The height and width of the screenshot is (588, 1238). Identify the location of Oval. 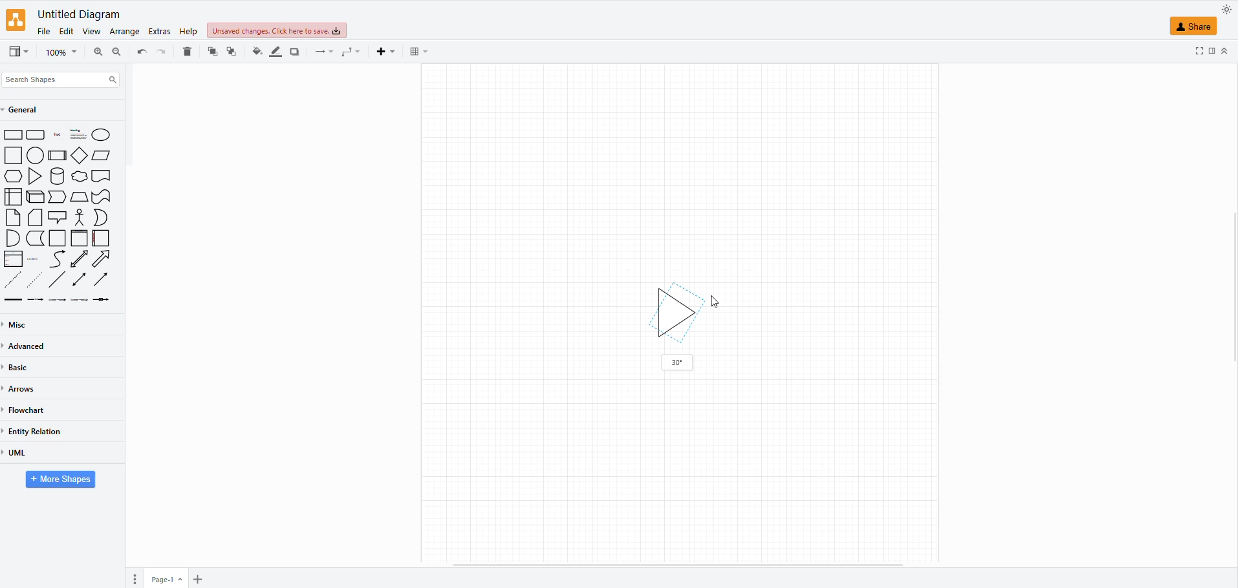
(36, 154).